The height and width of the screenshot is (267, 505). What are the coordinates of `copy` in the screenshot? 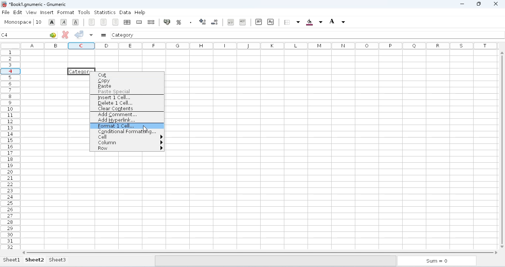 It's located at (110, 81).